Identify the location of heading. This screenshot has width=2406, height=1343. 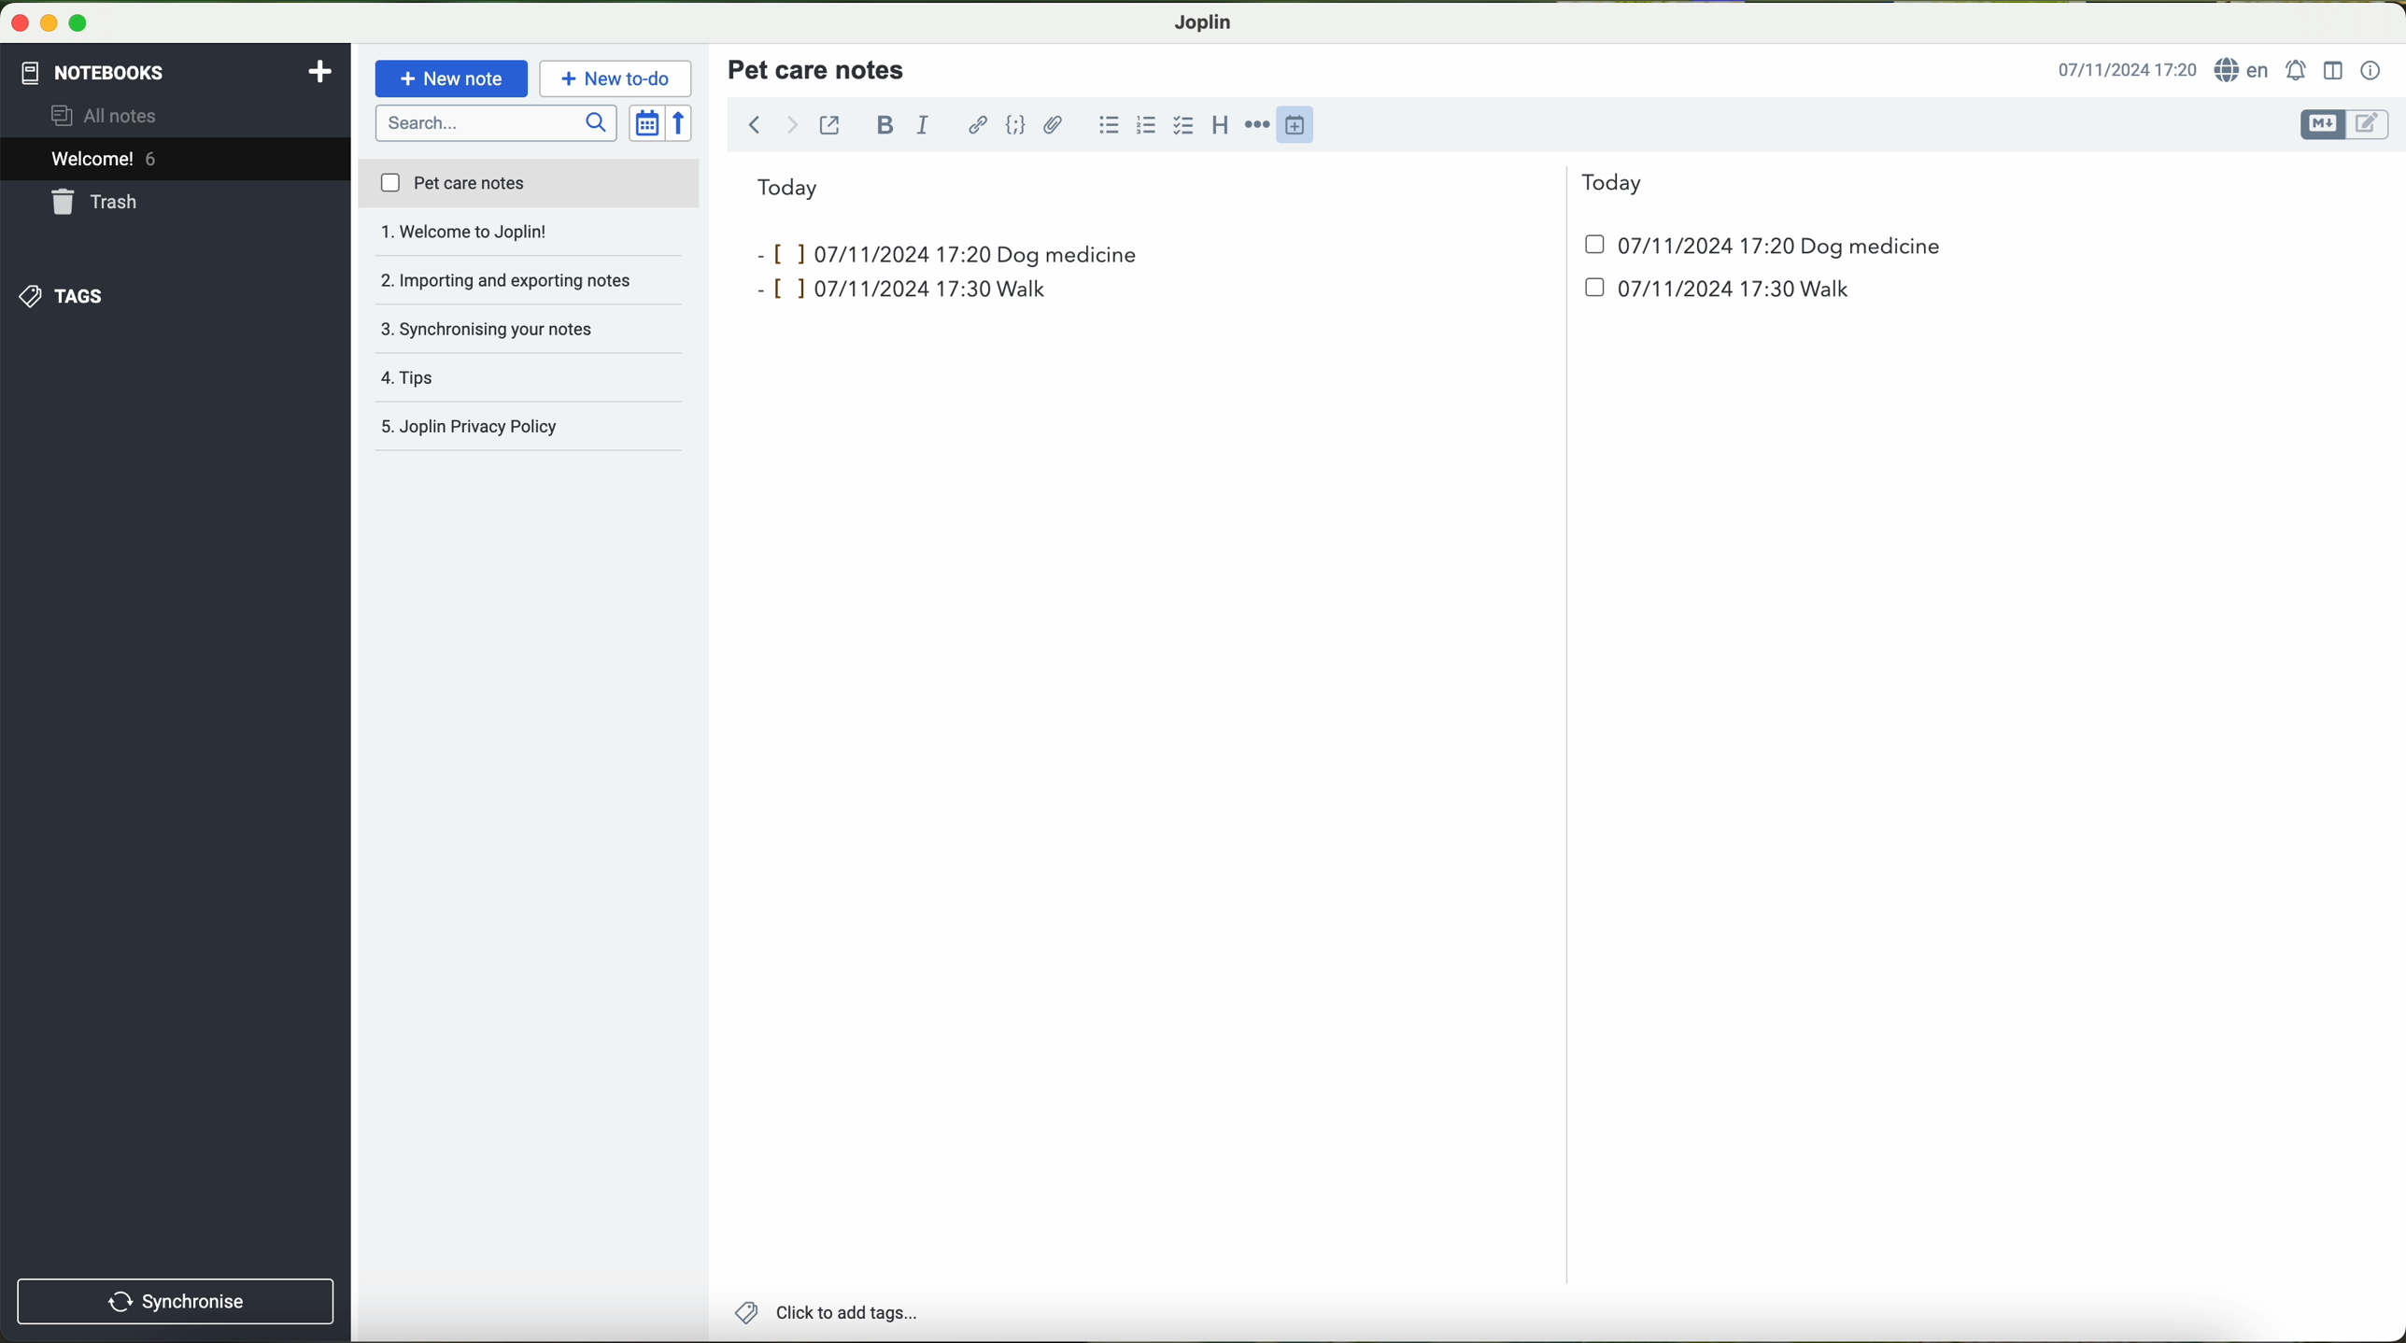
(1222, 124).